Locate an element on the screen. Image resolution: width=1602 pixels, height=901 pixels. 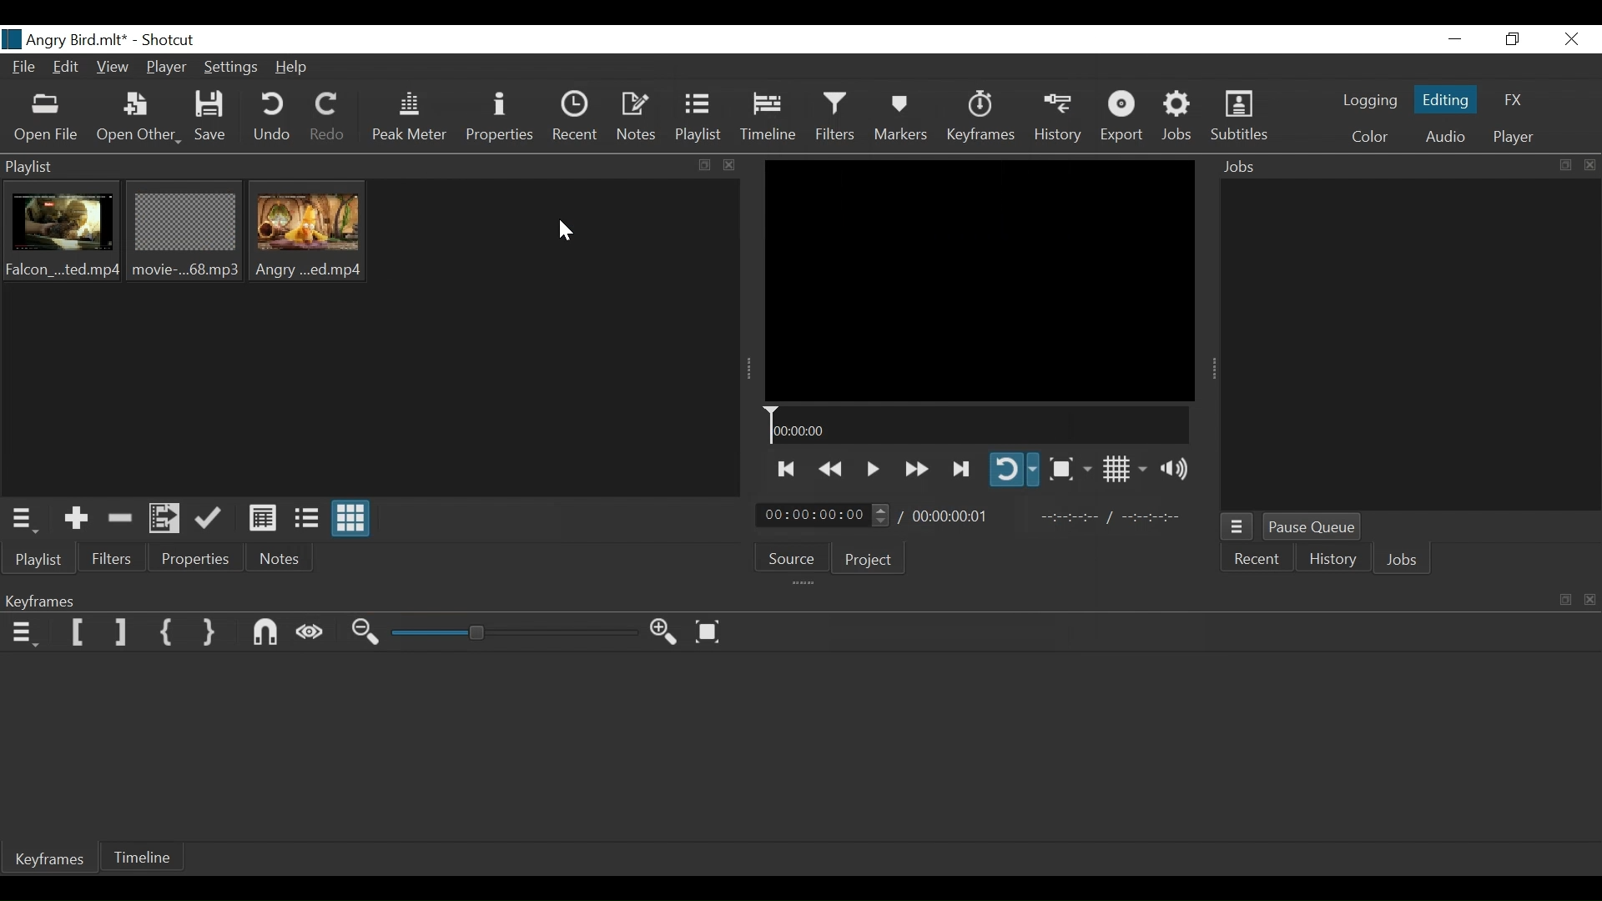
project is located at coordinates (872, 560).